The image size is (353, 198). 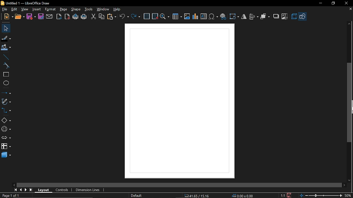 I want to click on insert, so click(x=37, y=9).